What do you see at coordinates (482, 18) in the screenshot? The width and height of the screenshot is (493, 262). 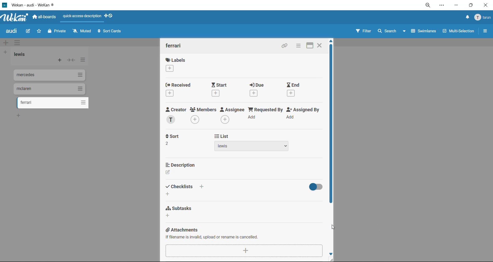 I see `menu` at bounding box center [482, 18].